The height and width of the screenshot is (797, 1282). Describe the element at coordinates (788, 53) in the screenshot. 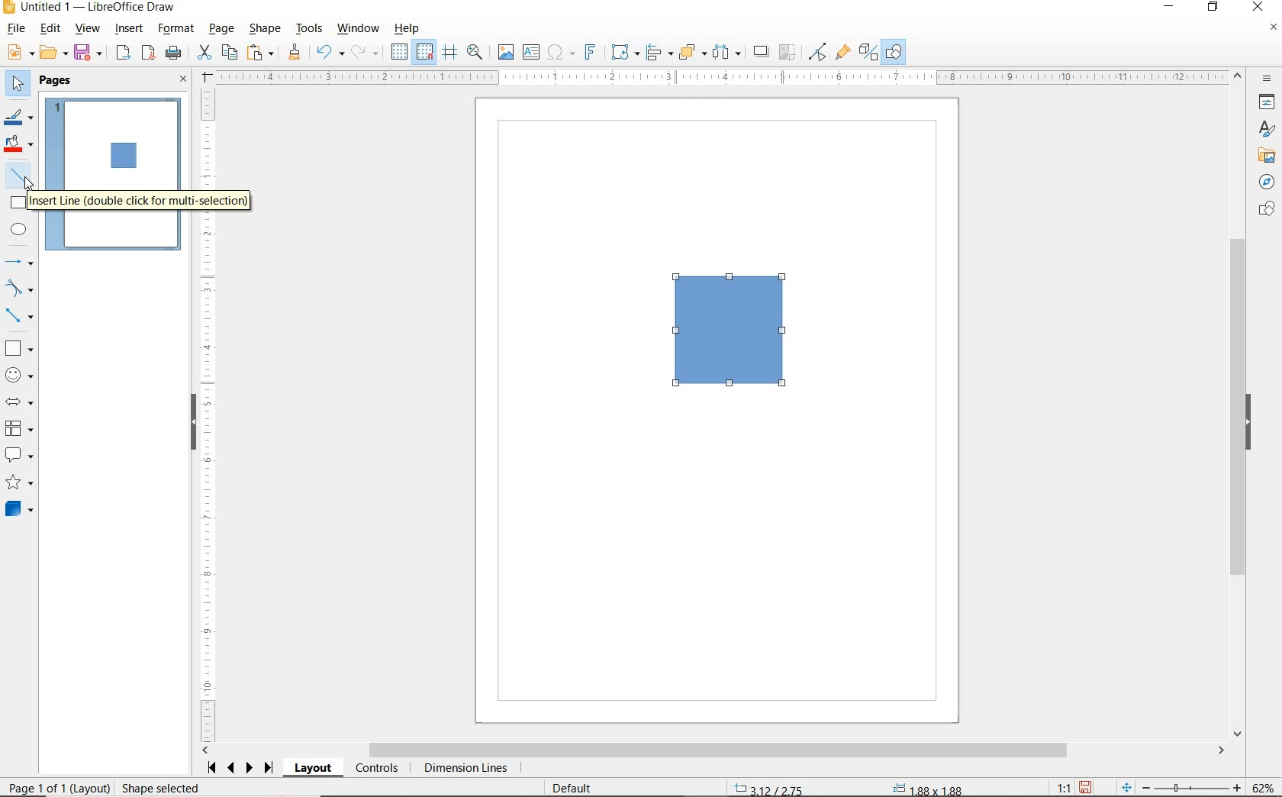

I see `CROP IMAGE` at that location.